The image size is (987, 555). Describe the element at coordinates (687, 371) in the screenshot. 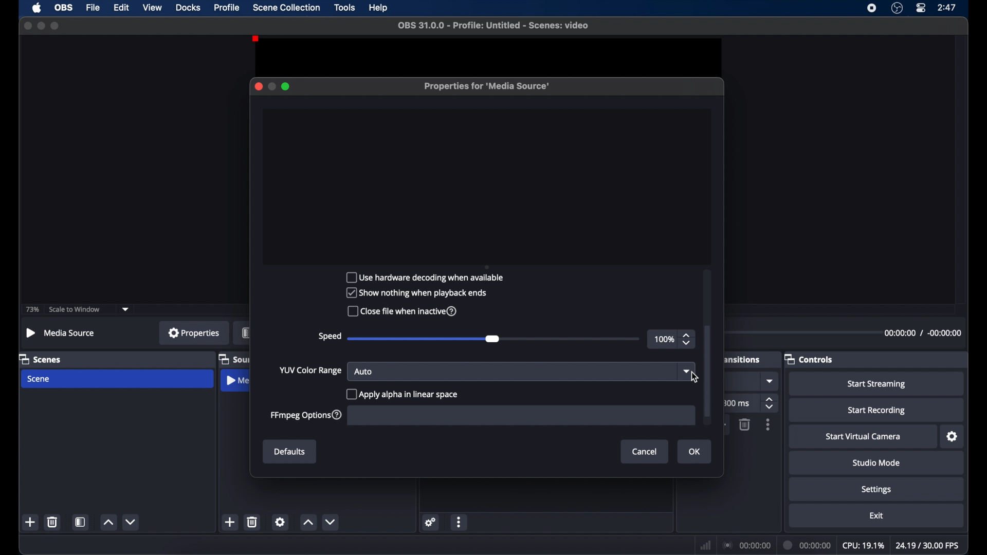

I see `dropdown` at that location.